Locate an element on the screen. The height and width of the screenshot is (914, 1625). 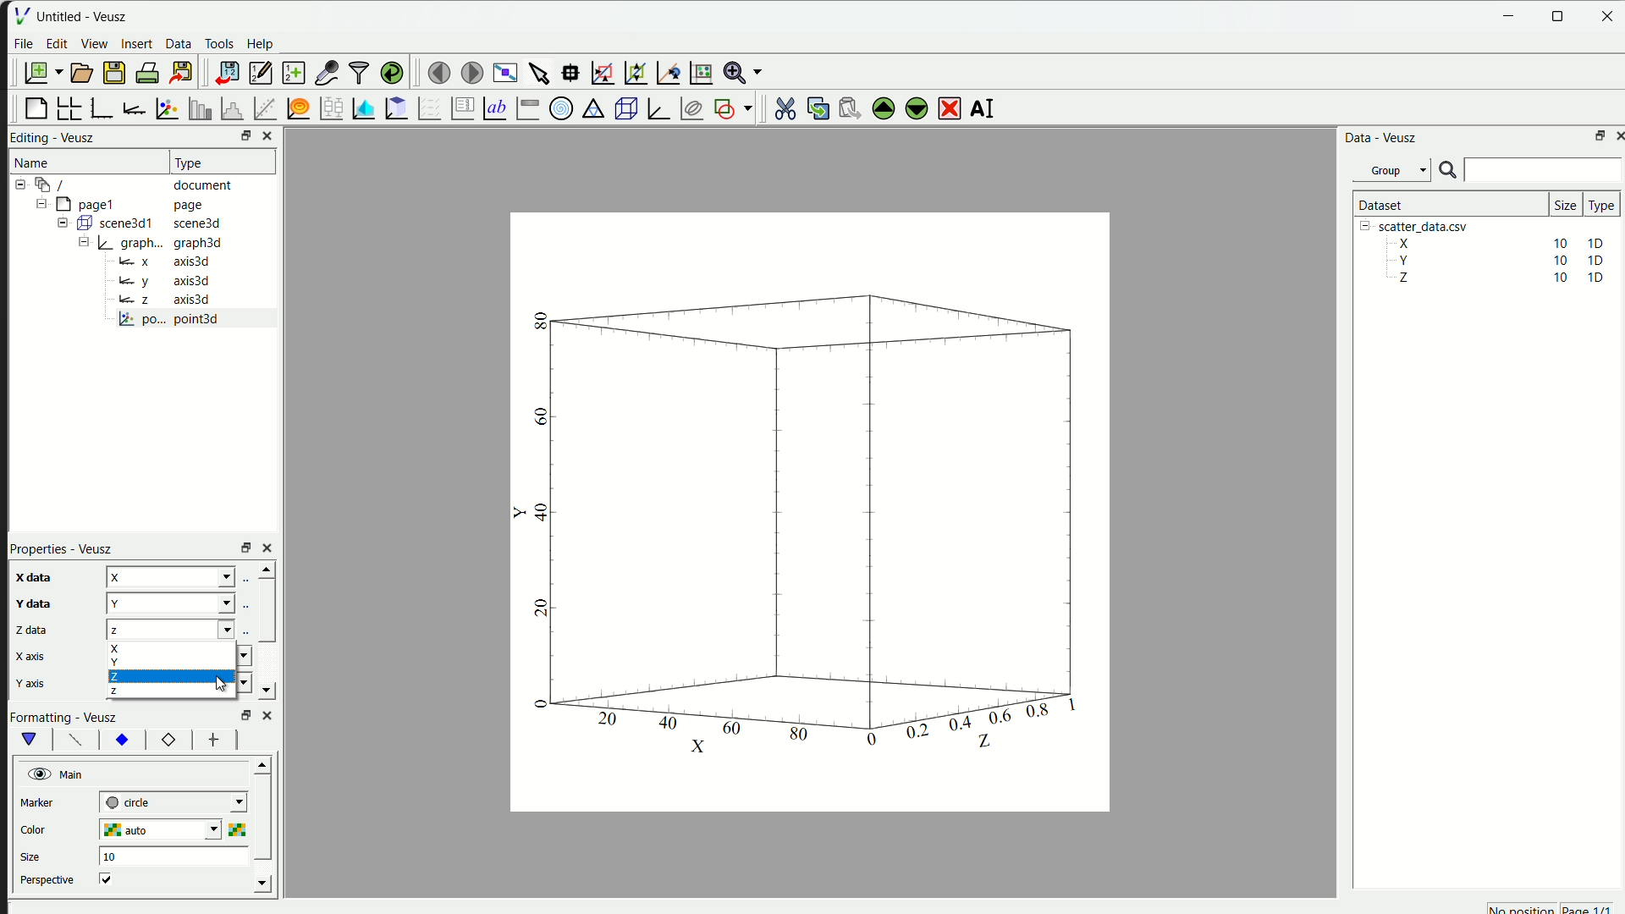
plot bar chart is located at coordinates (195, 108).